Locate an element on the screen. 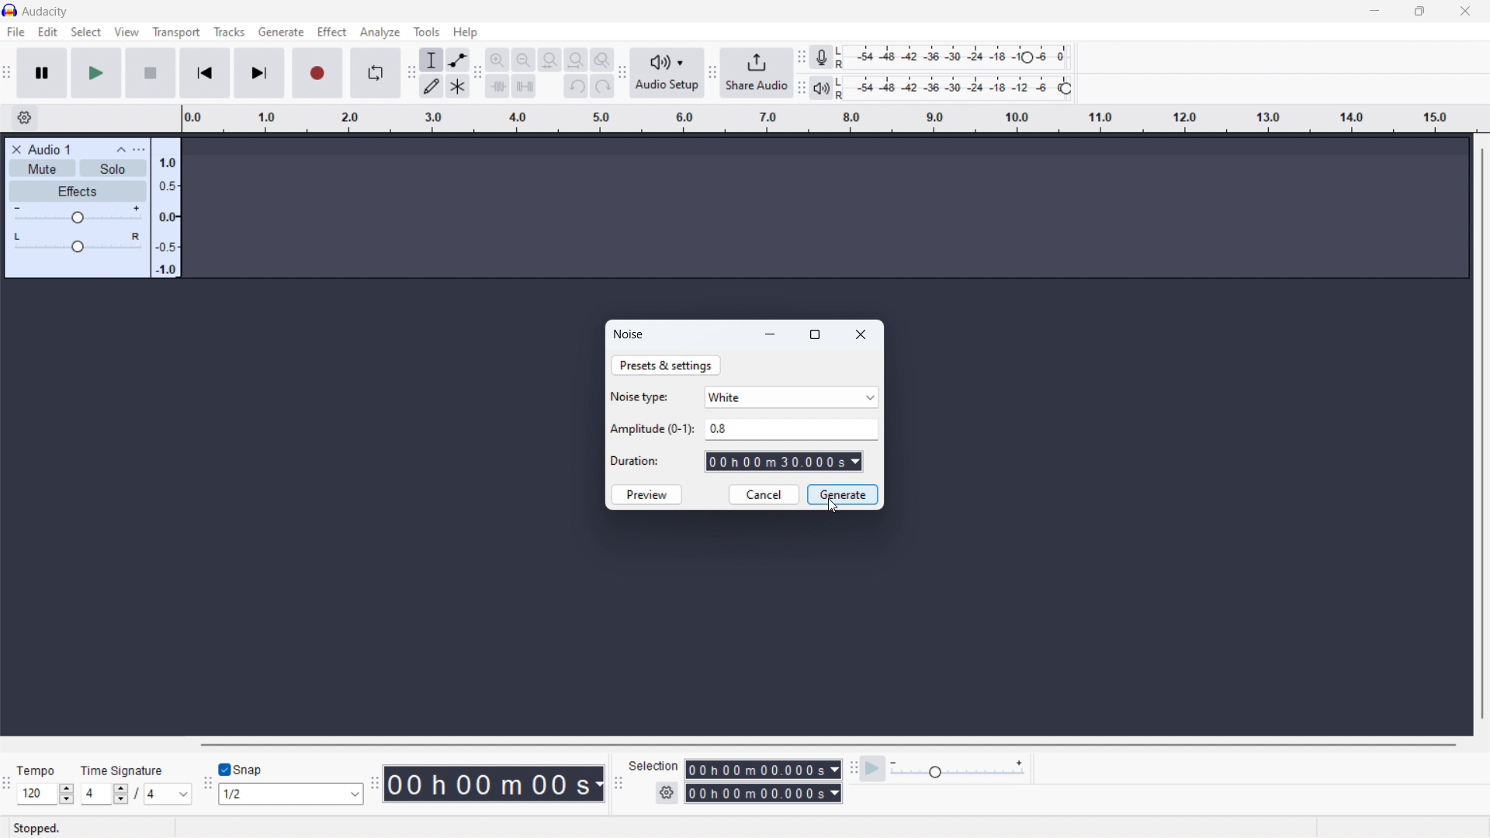  help is located at coordinates (465, 31).